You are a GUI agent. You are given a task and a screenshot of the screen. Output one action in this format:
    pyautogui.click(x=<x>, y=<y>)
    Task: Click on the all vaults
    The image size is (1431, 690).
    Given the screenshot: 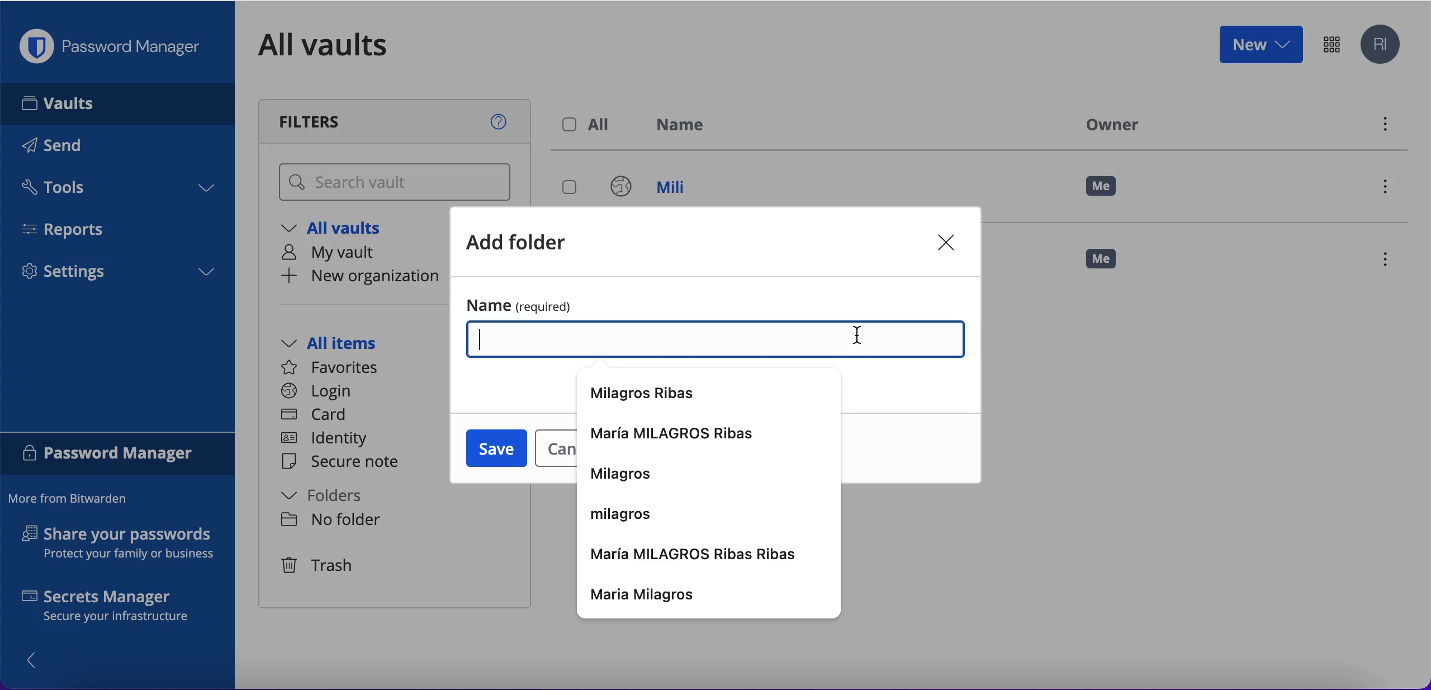 What is the action you would take?
    pyautogui.click(x=340, y=45)
    